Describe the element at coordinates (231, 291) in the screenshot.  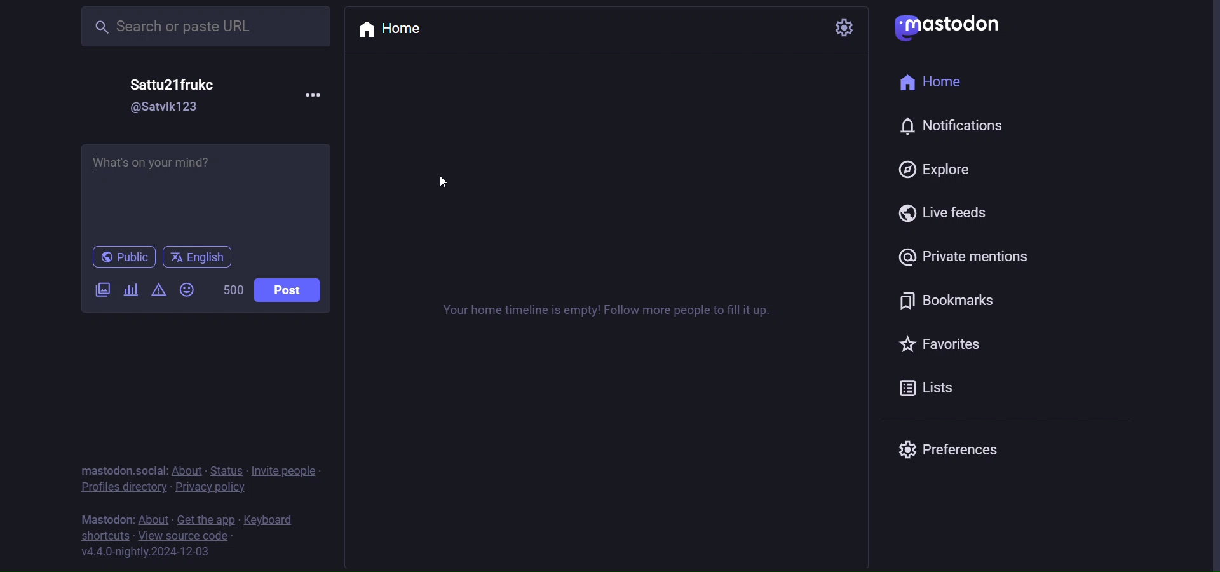
I see `word limit` at that location.